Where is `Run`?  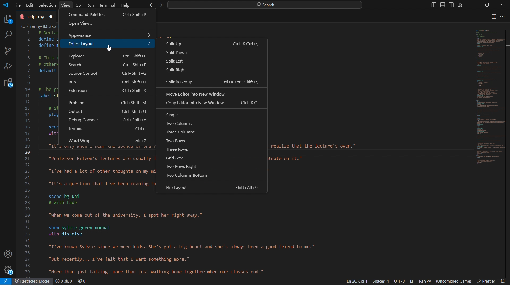
Run is located at coordinates (91, 5).